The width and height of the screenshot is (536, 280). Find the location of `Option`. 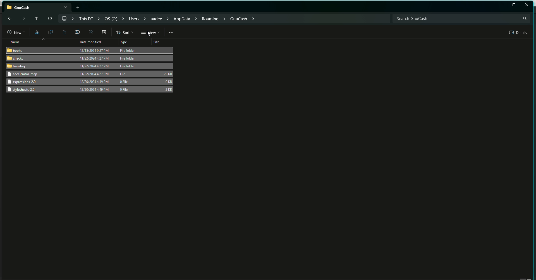

Option is located at coordinates (171, 32).